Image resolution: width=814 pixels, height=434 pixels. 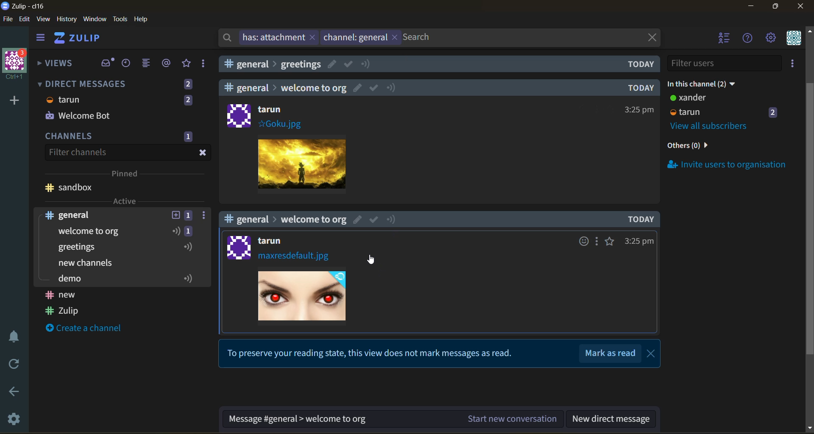 What do you see at coordinates (272, 108) in the screenshot?
I see `tarun` at bounding box center [272, 108].